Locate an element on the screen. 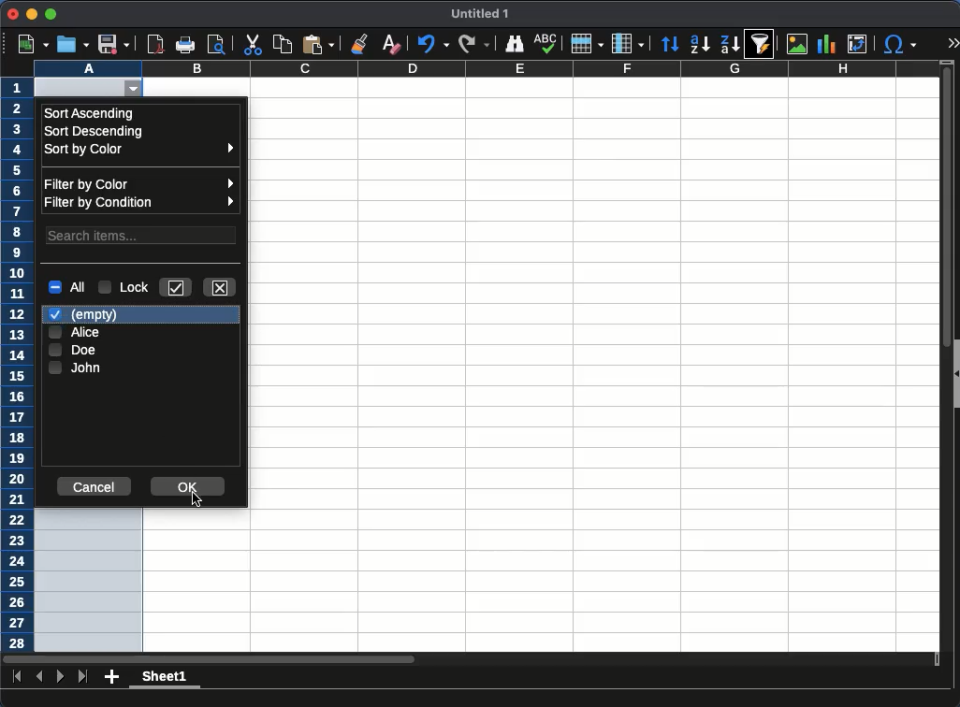 The image size is (960, 707). finder is located at coordinates (514, 45).